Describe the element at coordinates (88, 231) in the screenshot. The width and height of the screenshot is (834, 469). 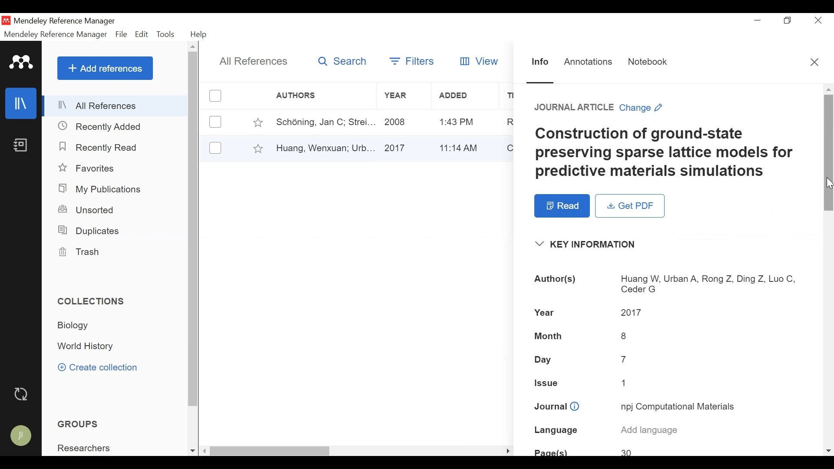
I see `Duplicates` at that location.